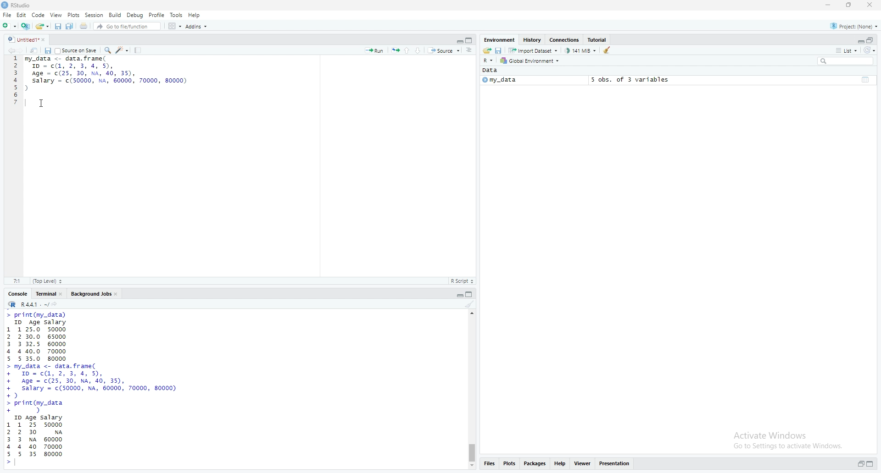 This screenshot has height=473, width=881. What do you see at coordinates (94, 389) in the screenshot?
I see `data frame set` at bounding box center [94, 389].